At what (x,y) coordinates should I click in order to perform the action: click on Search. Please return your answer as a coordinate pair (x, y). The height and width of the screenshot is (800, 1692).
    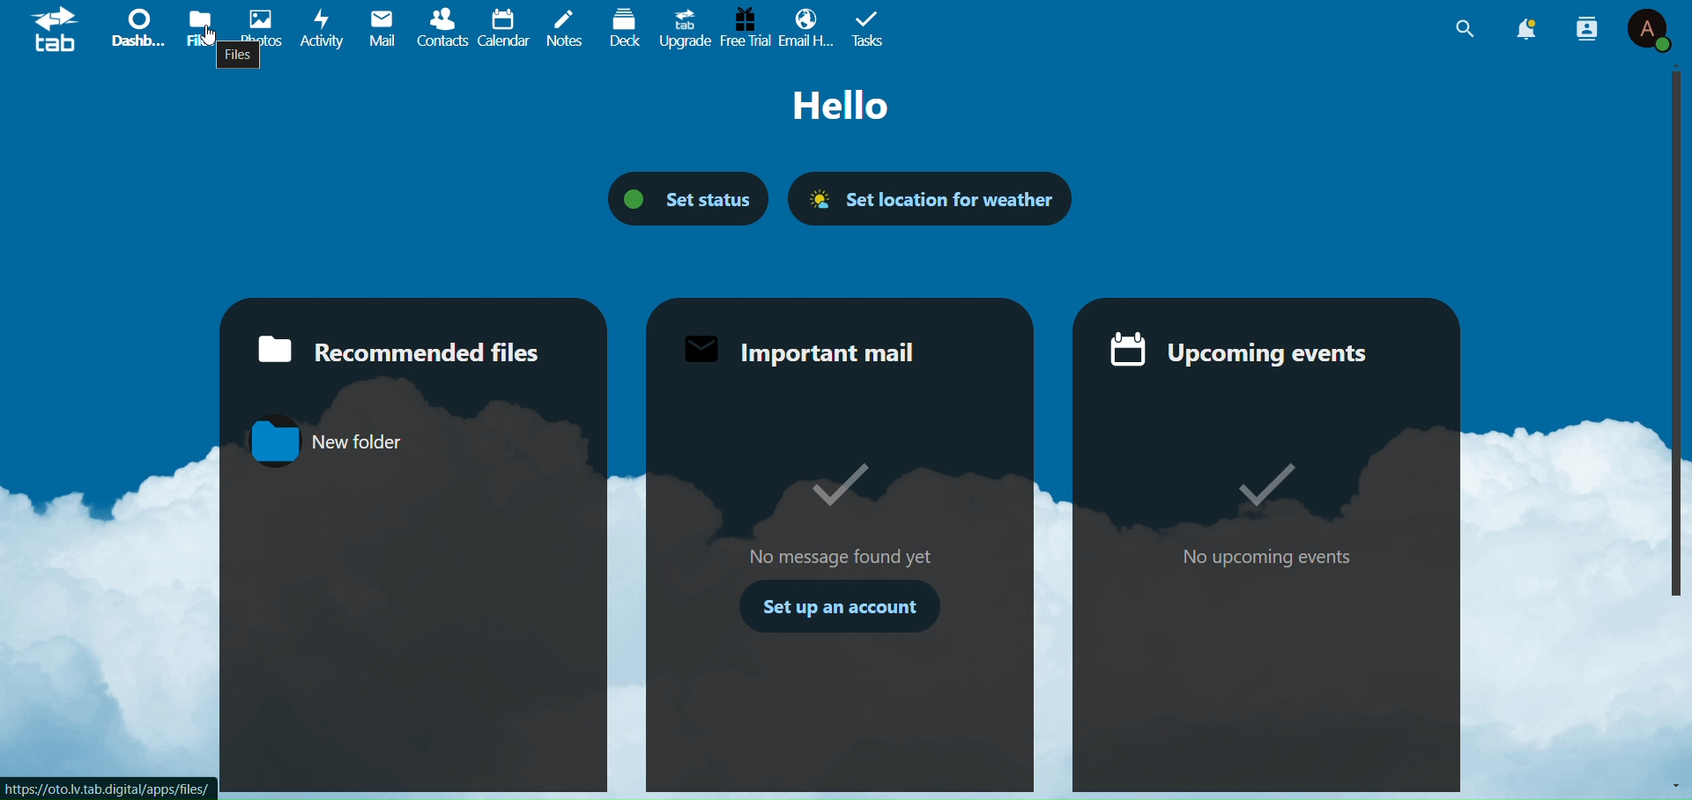
    Looking at the image, I should click on (1461, 30).